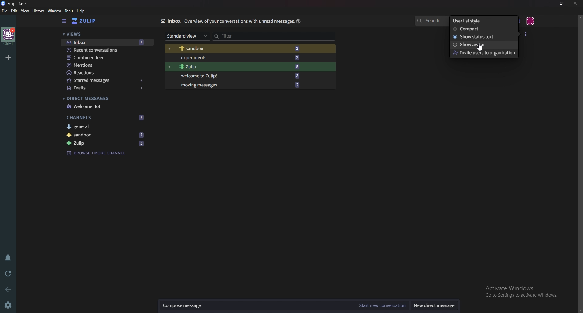  What do you see at coordinates (578, 163) in the screenshot?
I see `scroll bar` at bounding box center [578, 163].